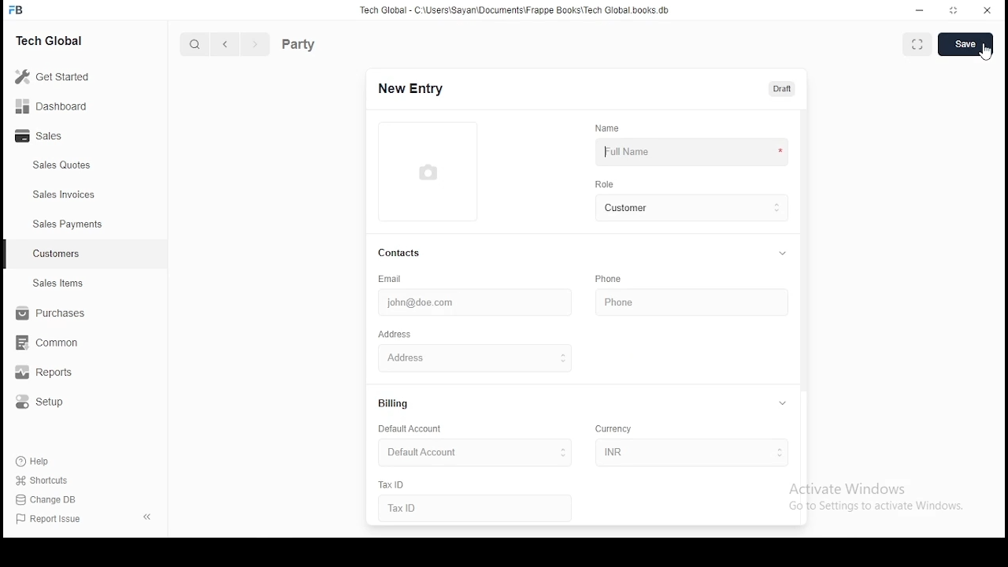 The height and width of the screenshot is (567, 1008). I want to click on john@doe.com, so click(459, 303).